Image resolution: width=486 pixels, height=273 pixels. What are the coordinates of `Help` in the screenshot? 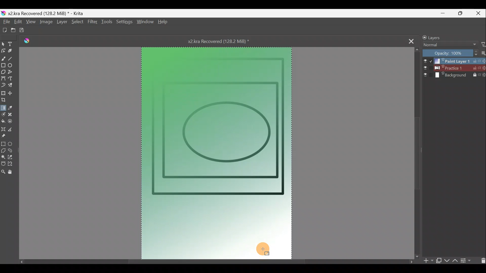 It's located at (163, 22).